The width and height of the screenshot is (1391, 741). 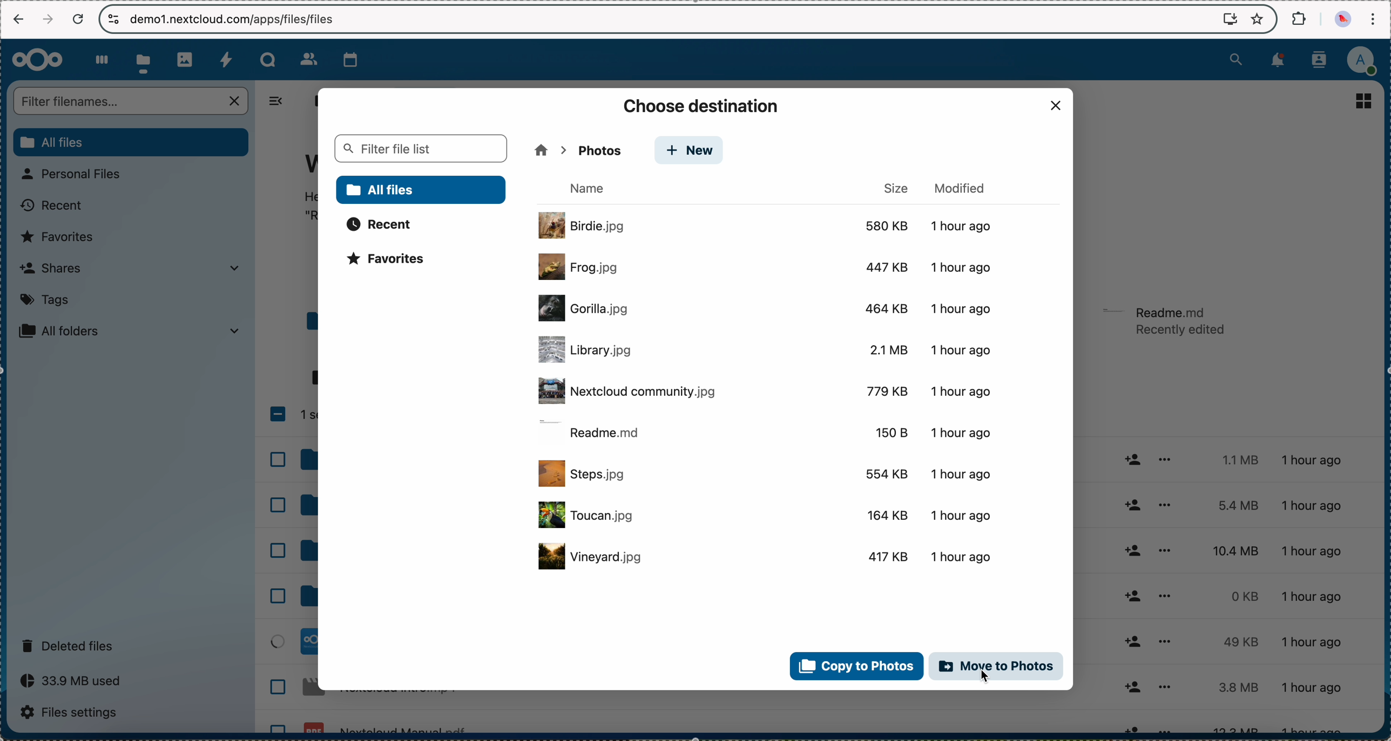 What do you see at coordinates (690, 152) in the screenshot?
I see `new button` at bounding box center [690, 152].